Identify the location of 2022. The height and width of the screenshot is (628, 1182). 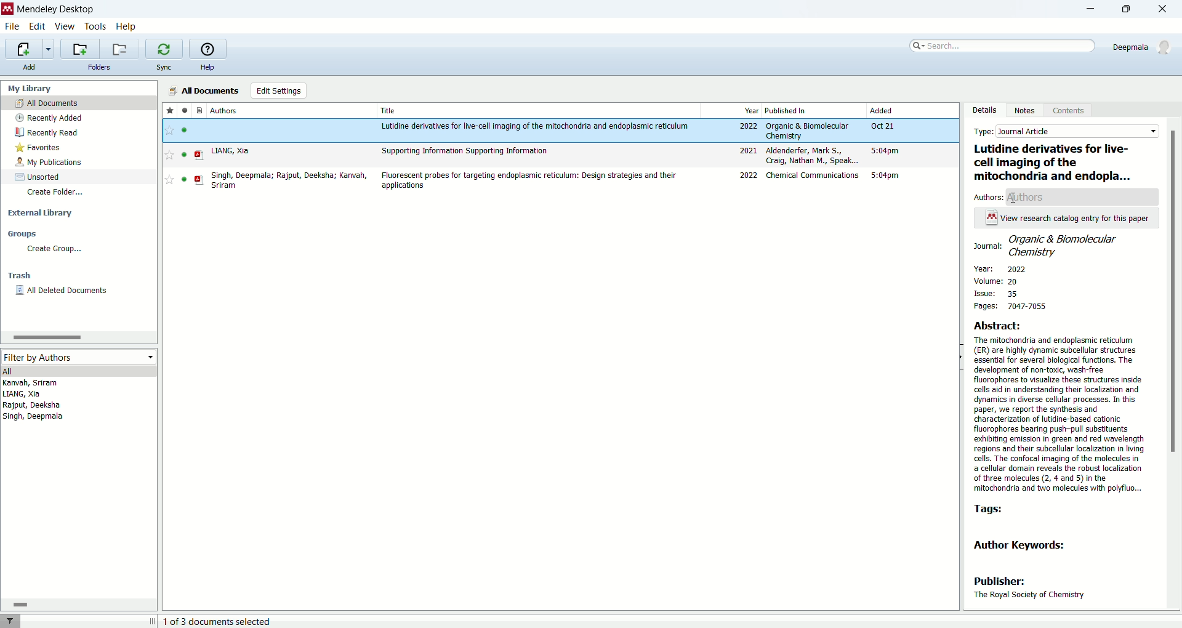
(748, 175).